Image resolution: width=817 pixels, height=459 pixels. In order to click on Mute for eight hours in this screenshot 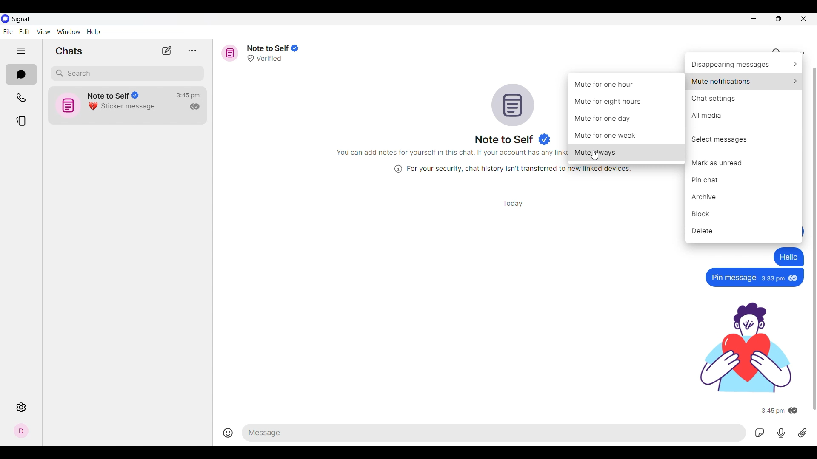, I will do `click(608, 102)`.